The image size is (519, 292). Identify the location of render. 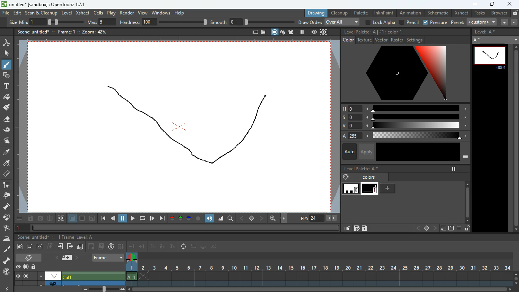
(127, 12).